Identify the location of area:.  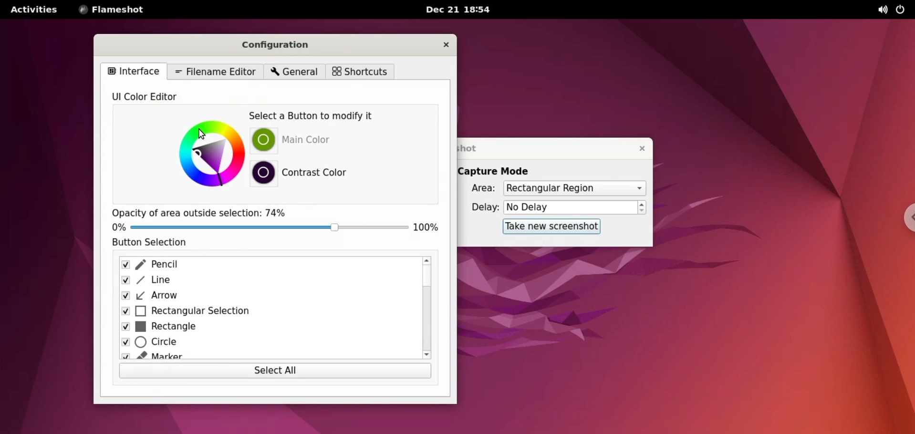
(481, 189).